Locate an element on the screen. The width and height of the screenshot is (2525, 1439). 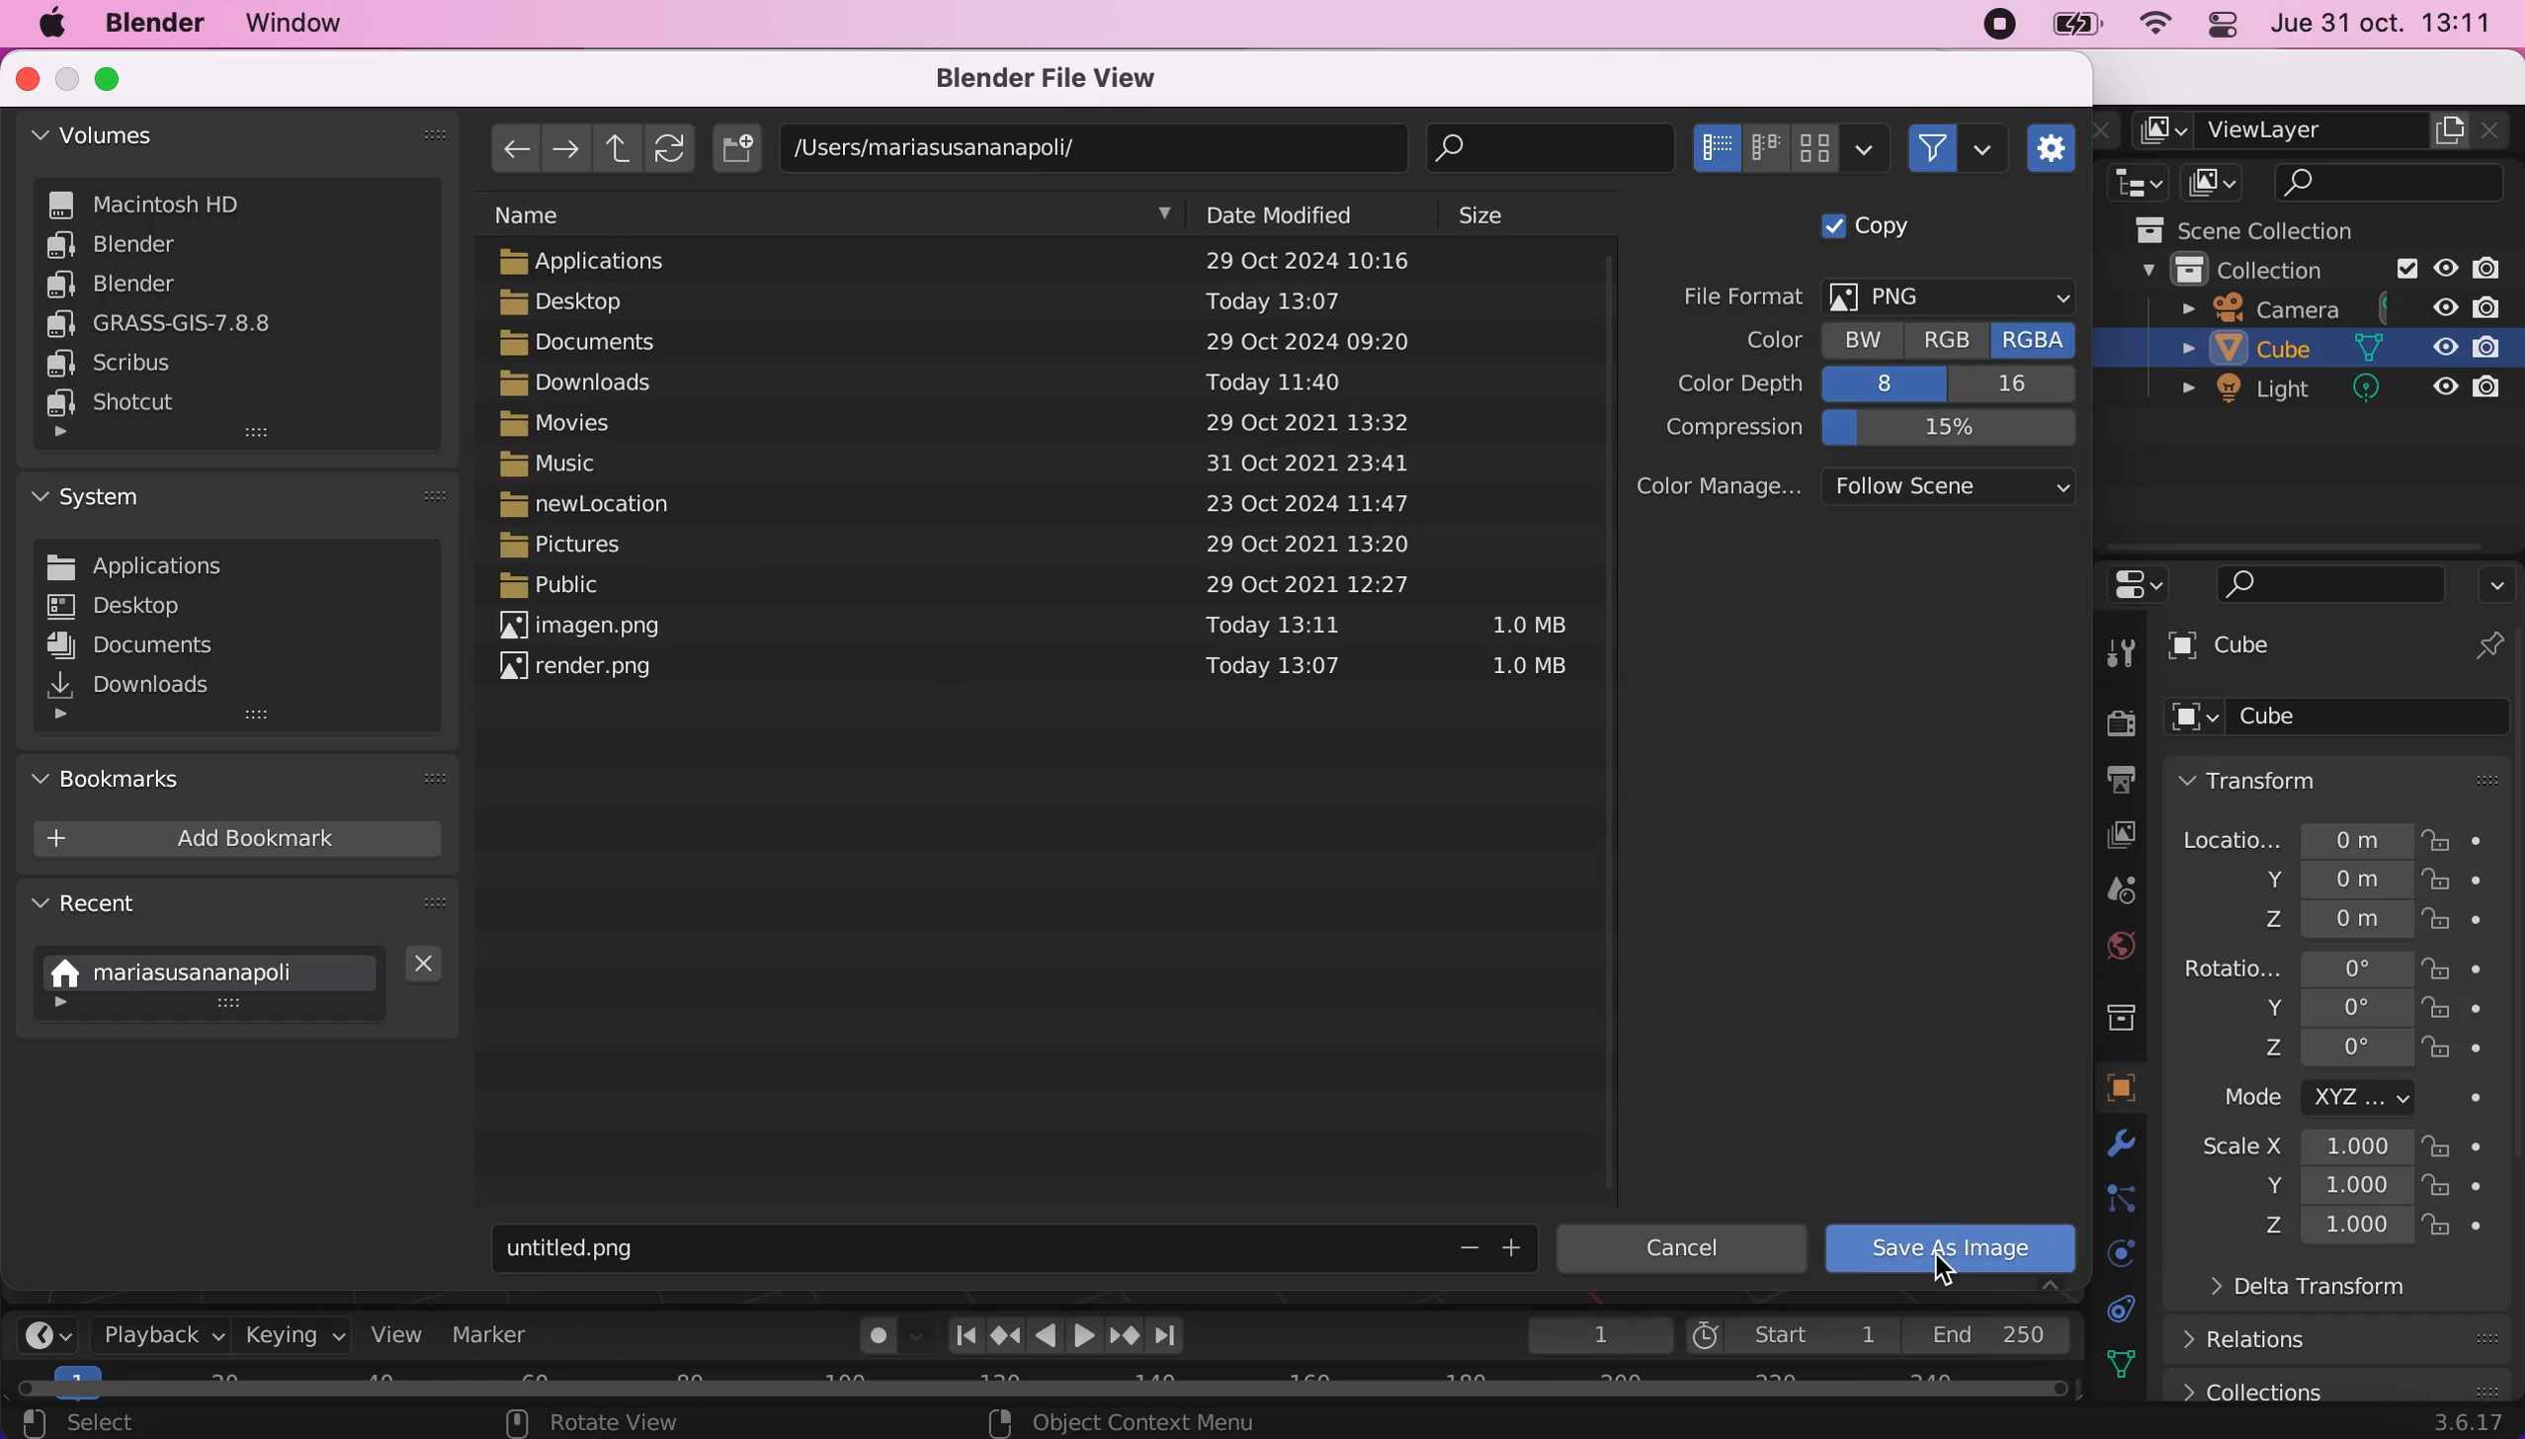
recording stopped is located at coordinates (1994, 27).